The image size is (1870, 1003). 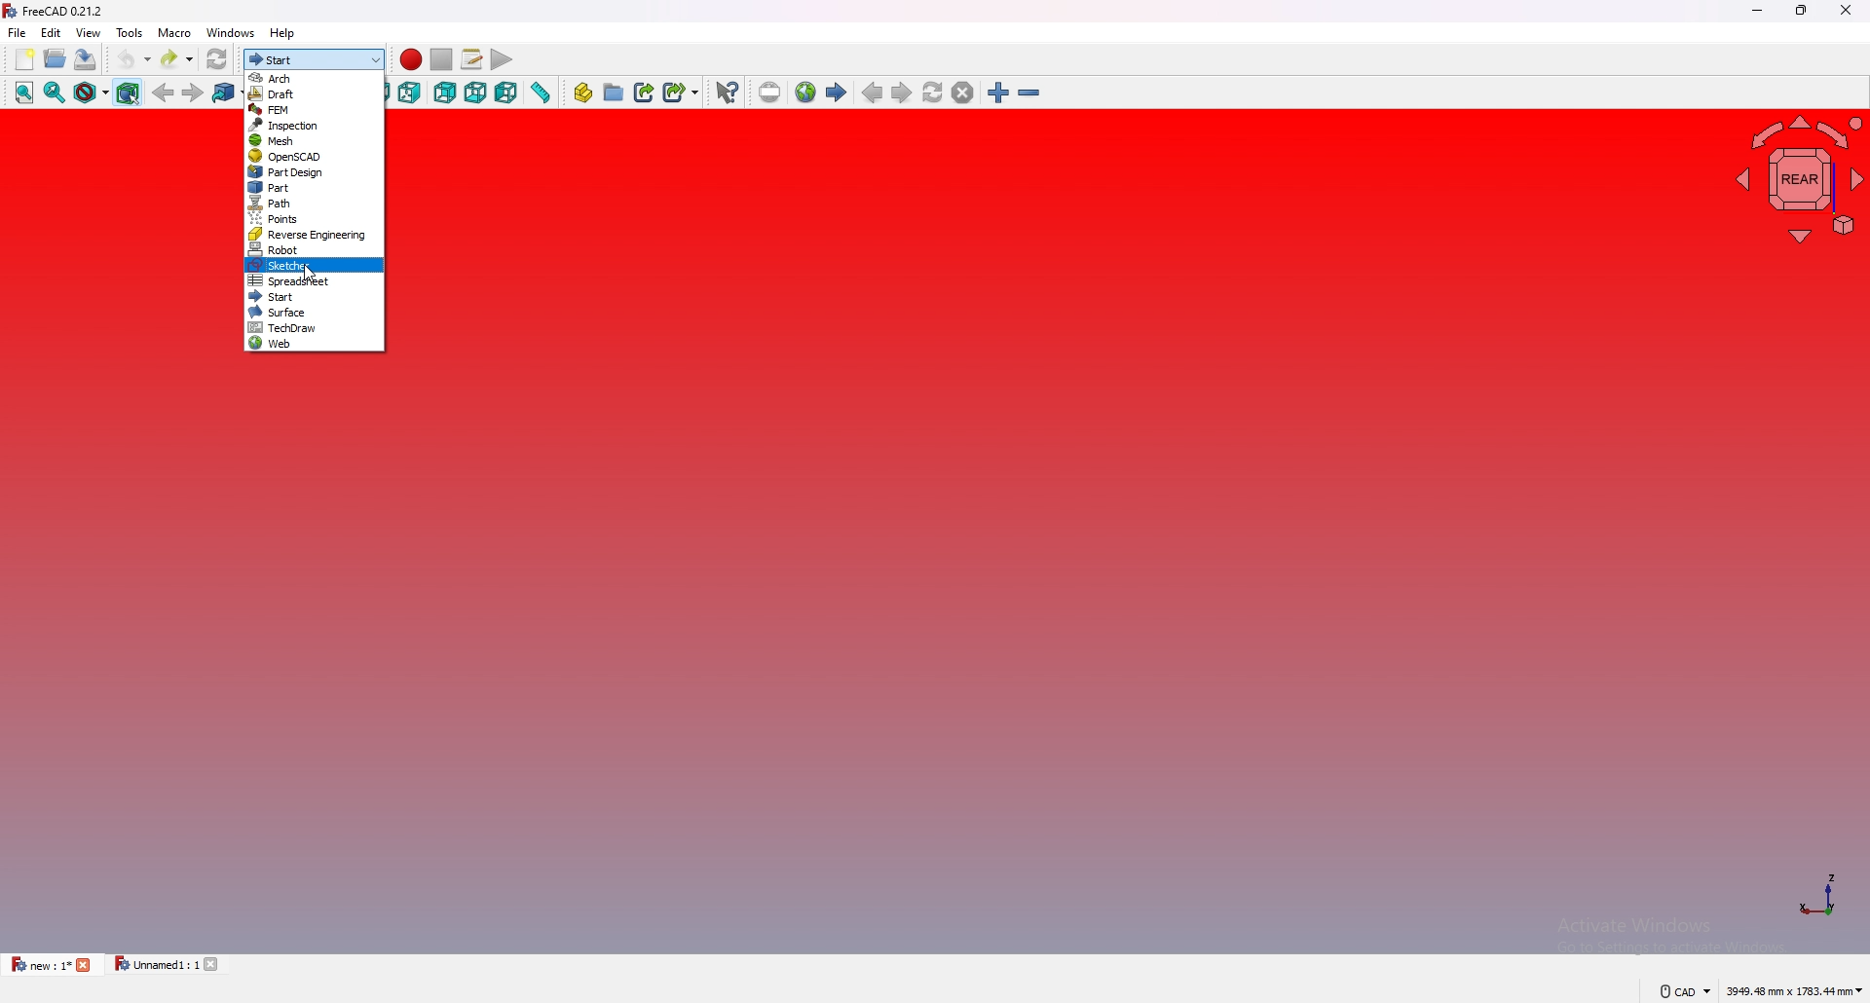 What do you see at coordinates (315, 343) in the screenshot?
I see `web` at bounding box center [315, 343].